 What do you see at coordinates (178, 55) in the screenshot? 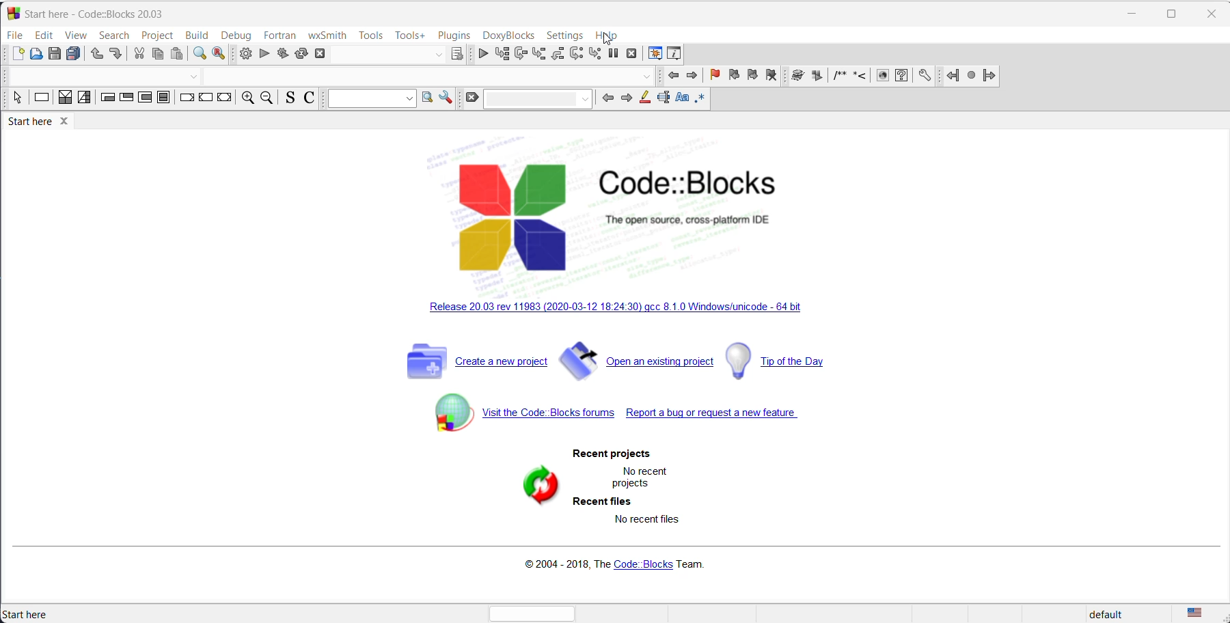
I see `paste` at bounding box center [178, 55].